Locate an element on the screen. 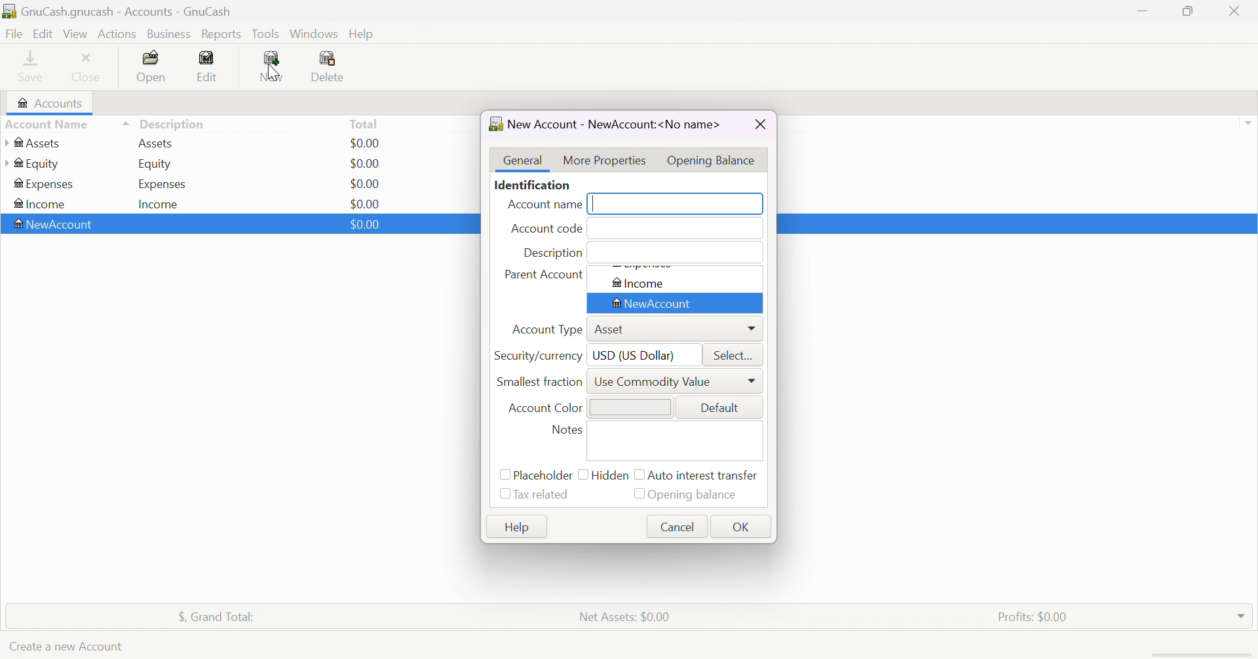 Image resolution: width=1258 pixels, height=659 pixels. Close is located at coordinates (87, 69).